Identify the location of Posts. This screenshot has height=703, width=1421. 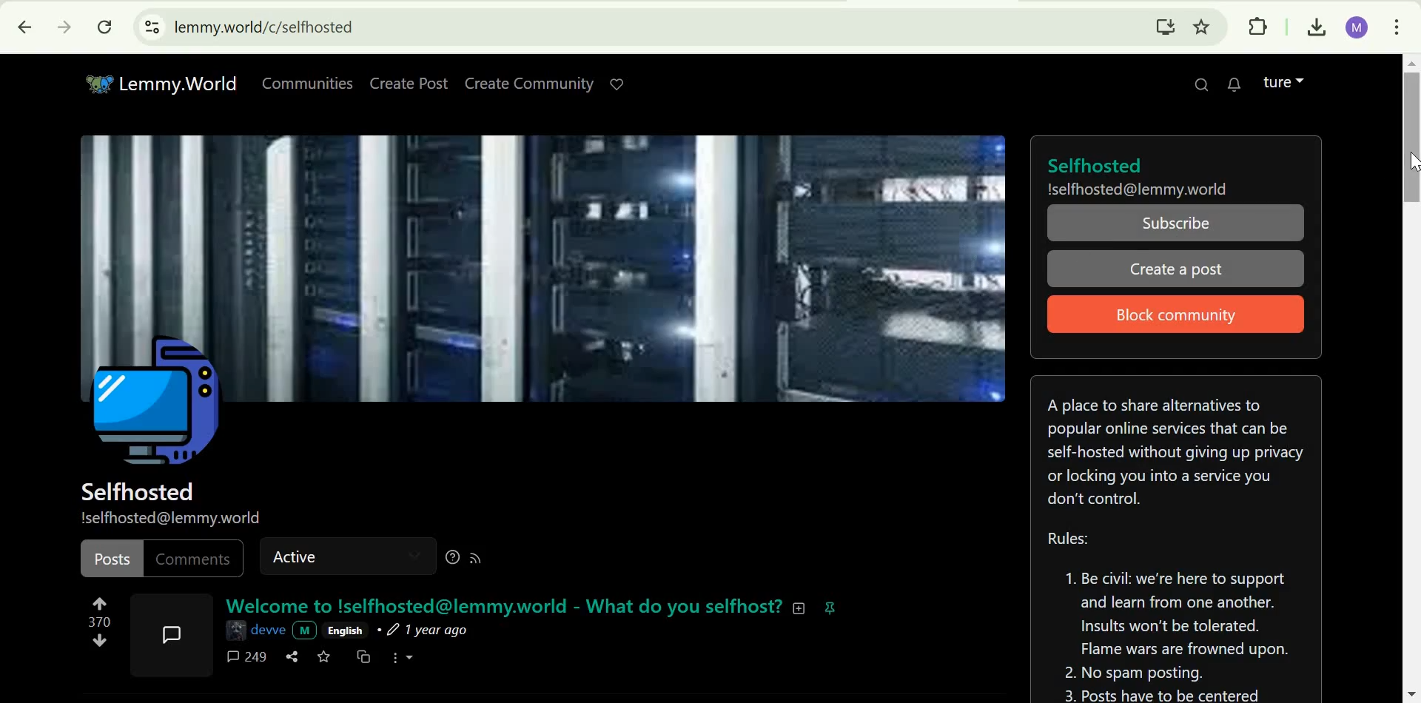
(112, 559).